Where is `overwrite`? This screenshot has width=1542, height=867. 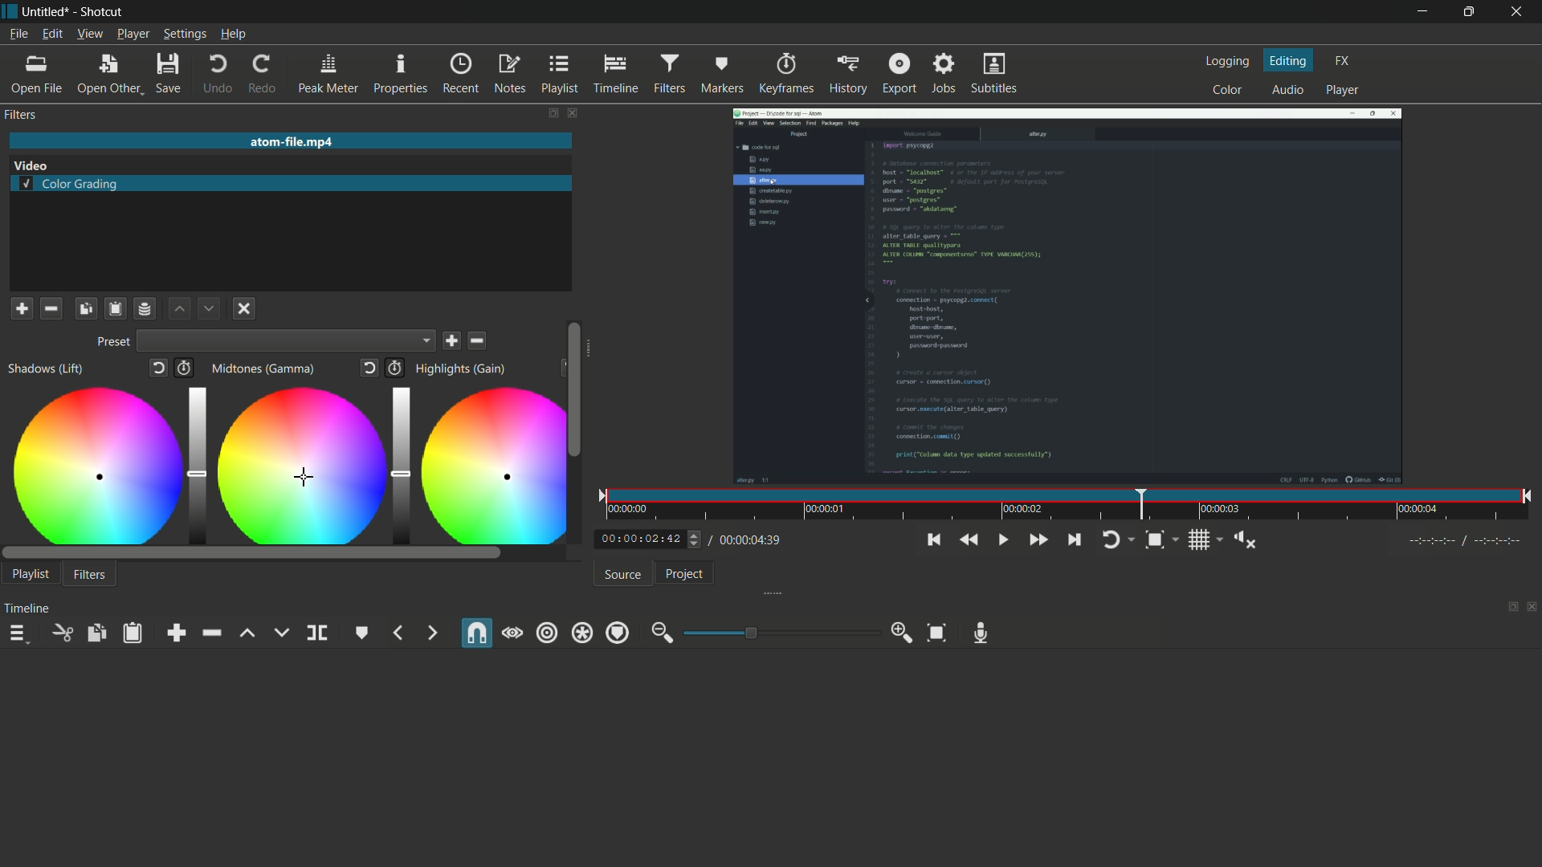 overwrite is located at coordinates (280, 633).